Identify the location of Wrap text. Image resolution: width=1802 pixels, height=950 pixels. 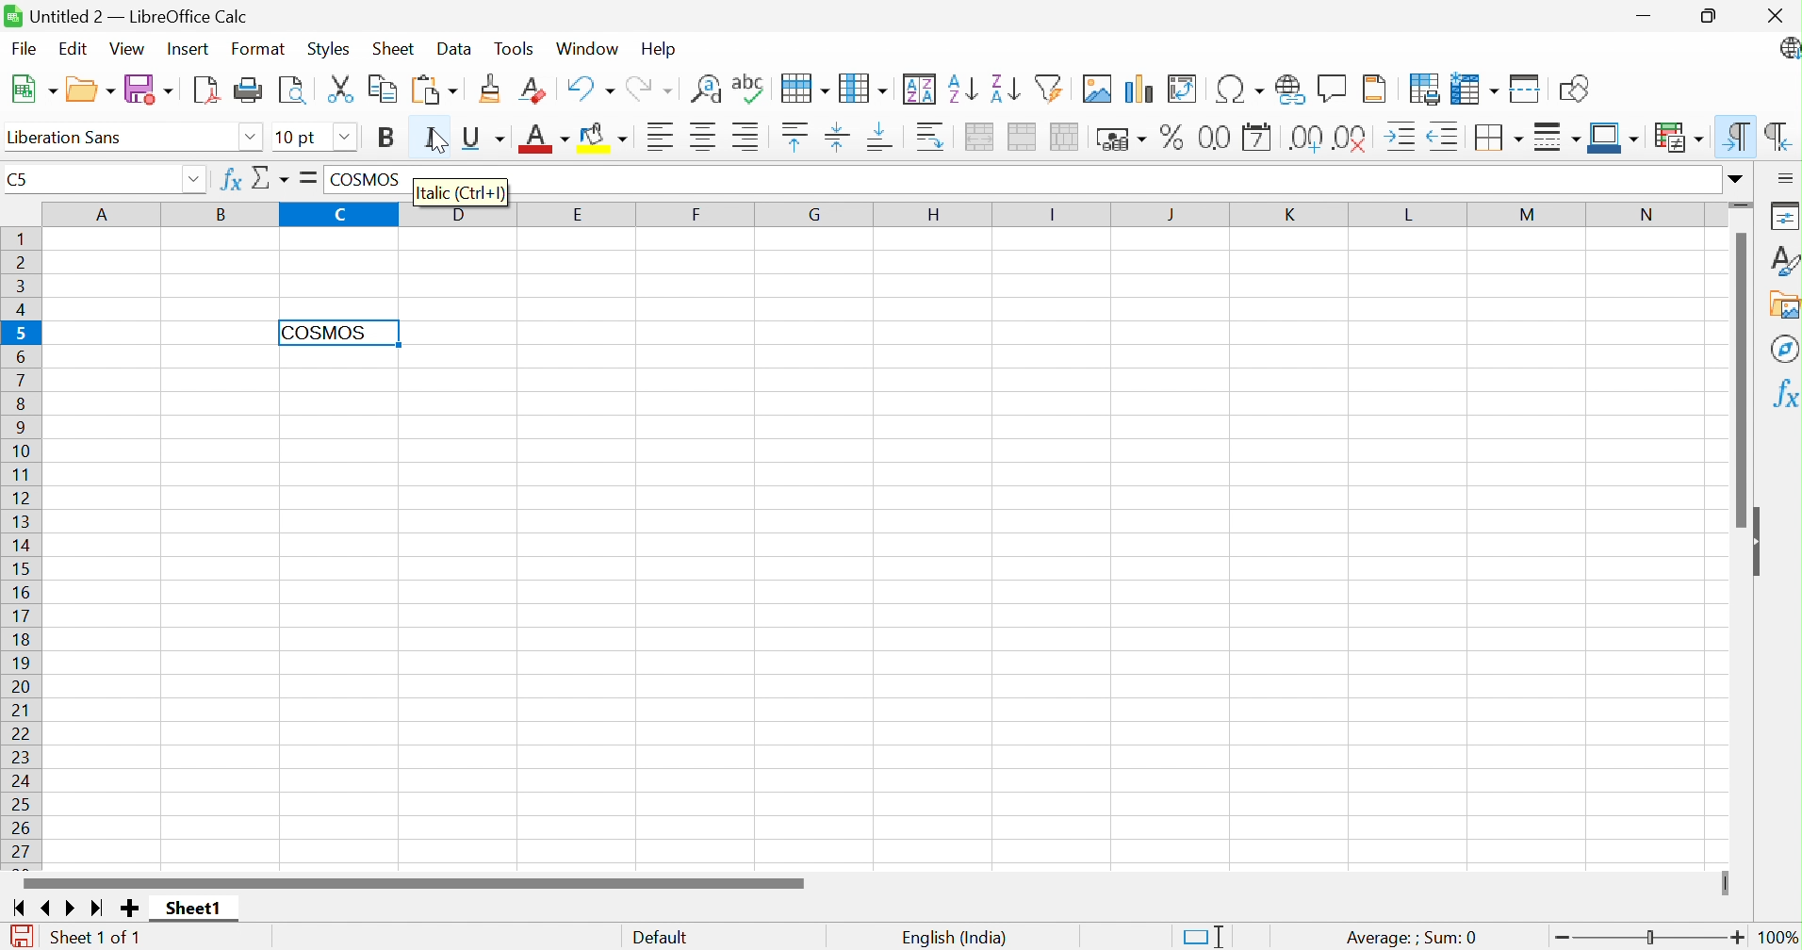
(931, 137).